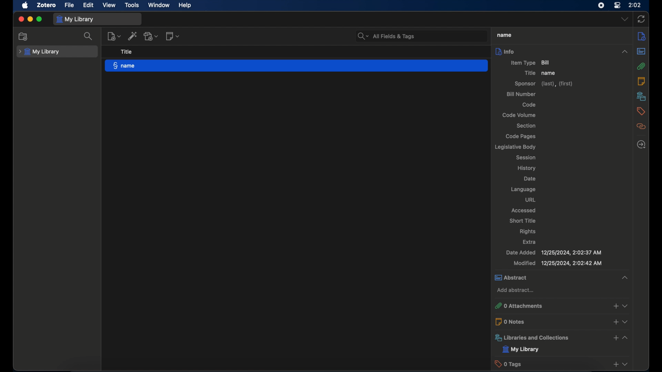 The width and height of the screenshot is (662, 372). What do you see at coordinates (641, 111) in the screenshot?
I see `tags` at bounding box center [641, 111].